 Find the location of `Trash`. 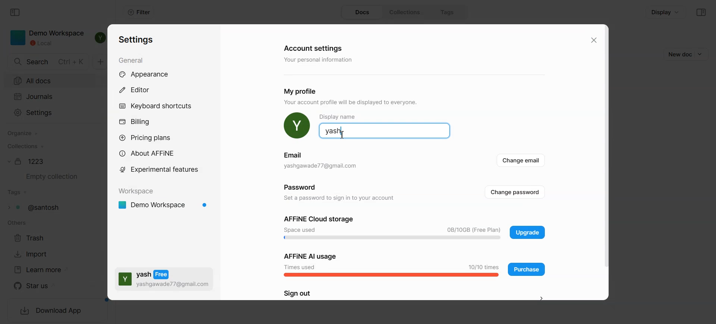

Trash is located at coordinates (34, 237).